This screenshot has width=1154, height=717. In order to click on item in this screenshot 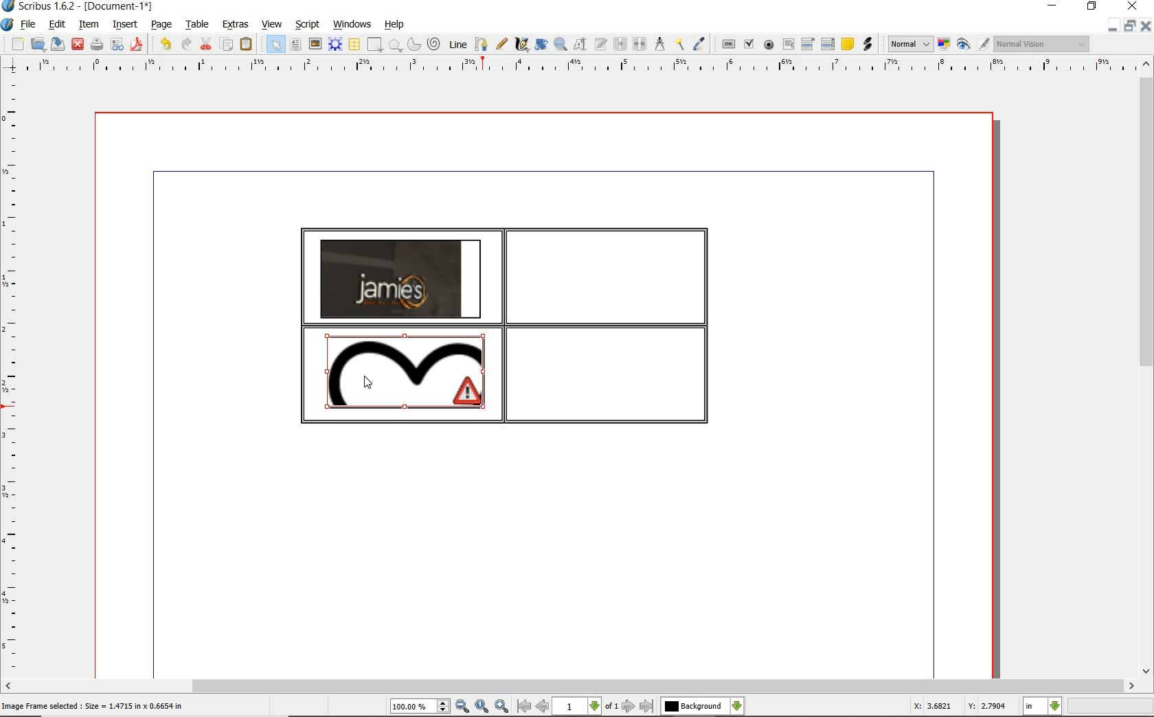, I will do `click(87, 25)`.